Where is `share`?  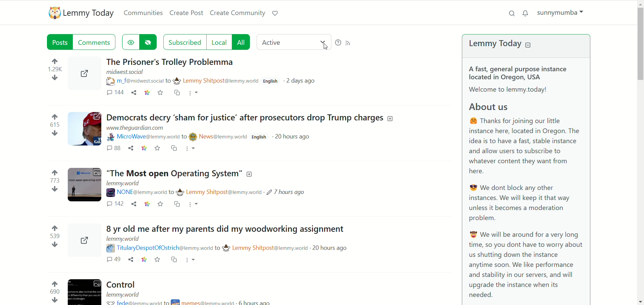
share is located at coordinates (132, 205).